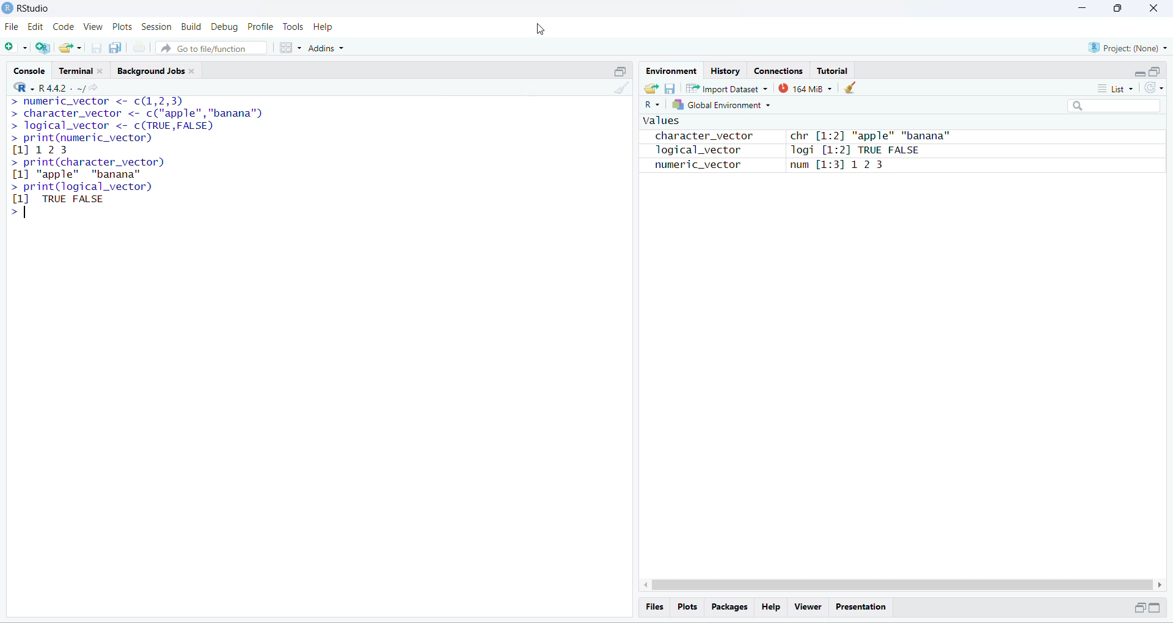 This screenshot has width=1173, height=623. What do you see at coordinates (670, 70) in the screenshot?
I see `Environment.` at bounding box center [670, 70].